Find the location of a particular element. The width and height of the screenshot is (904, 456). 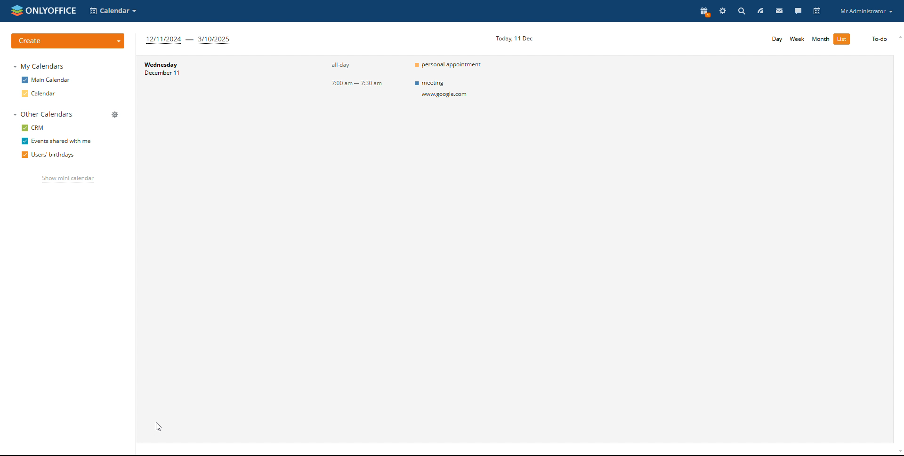

show mini calendar is located at coordinates (67, 180).